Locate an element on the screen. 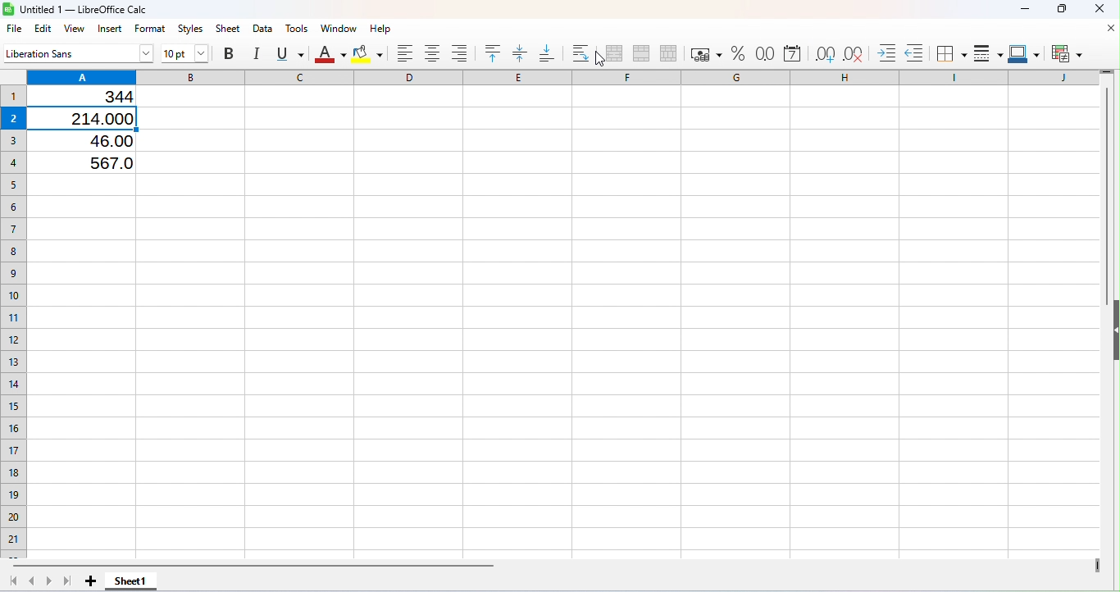 This screenshot has height=592, width=1120. Increase indent is located at coordinates (881, 49).